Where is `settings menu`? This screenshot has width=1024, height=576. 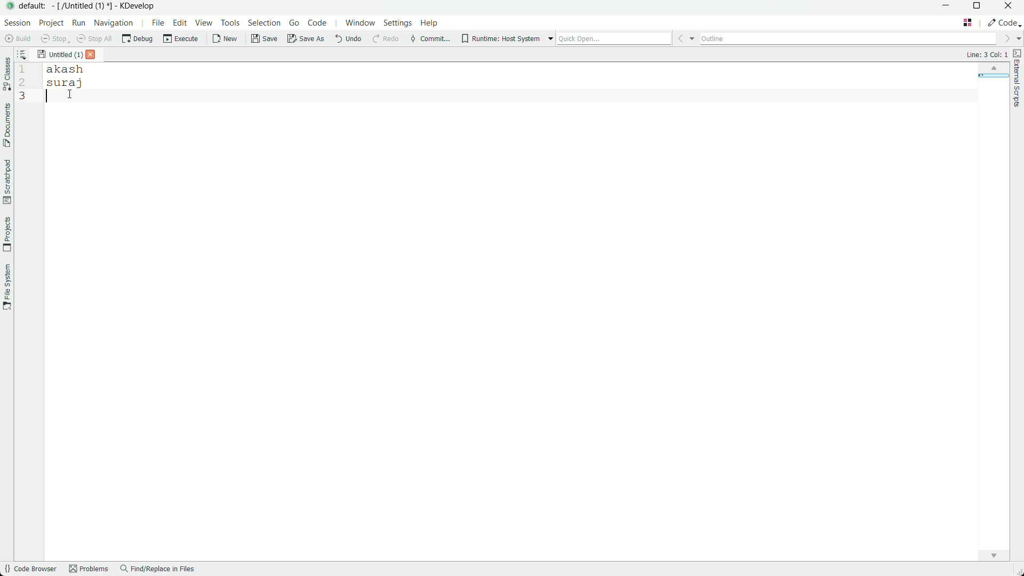 settings menu is located at coordinates (398, 23).